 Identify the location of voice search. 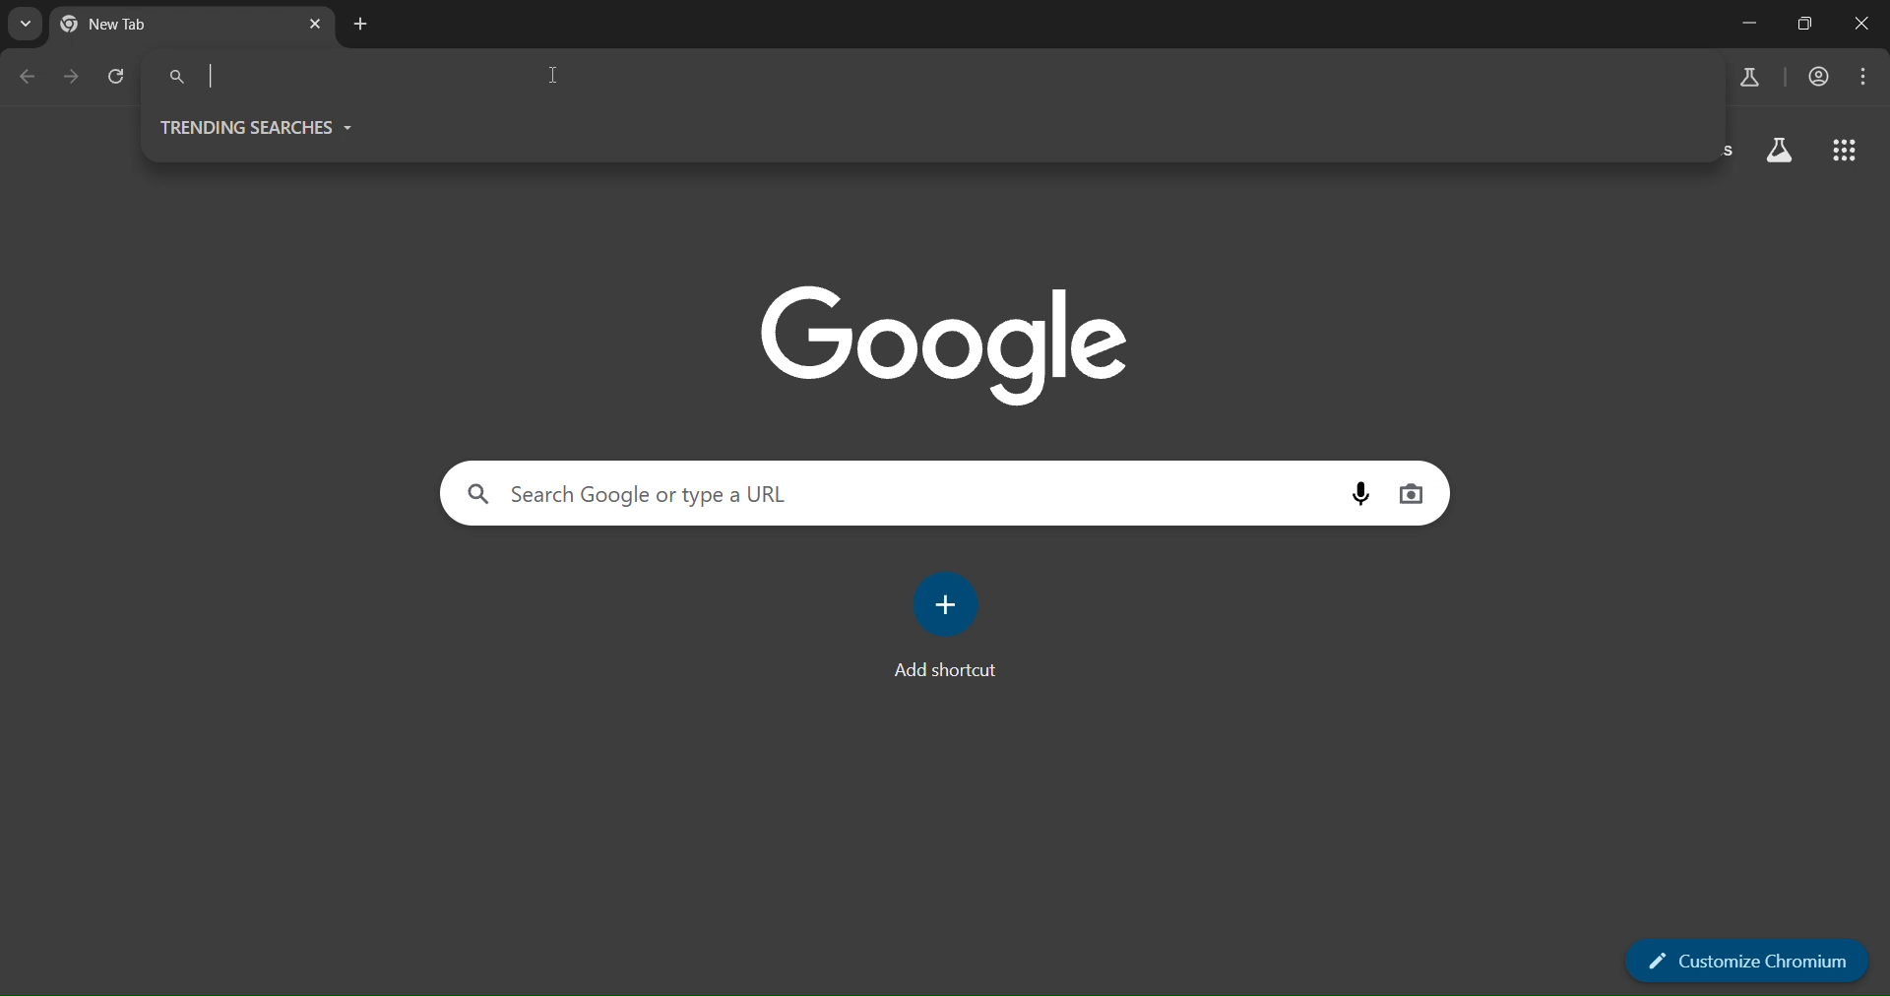
(1359, 493).